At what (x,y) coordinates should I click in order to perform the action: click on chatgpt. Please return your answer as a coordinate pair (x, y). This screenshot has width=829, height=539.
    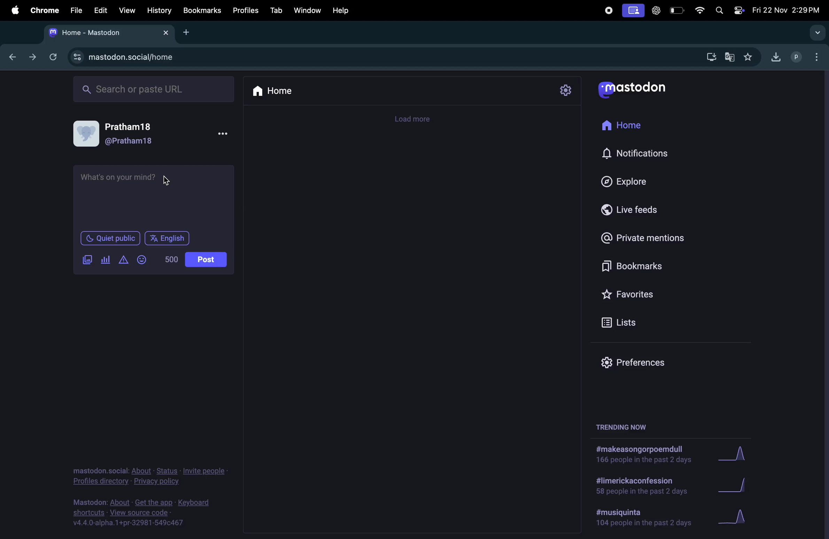
    Looking at the image, I should click on (657, 11).